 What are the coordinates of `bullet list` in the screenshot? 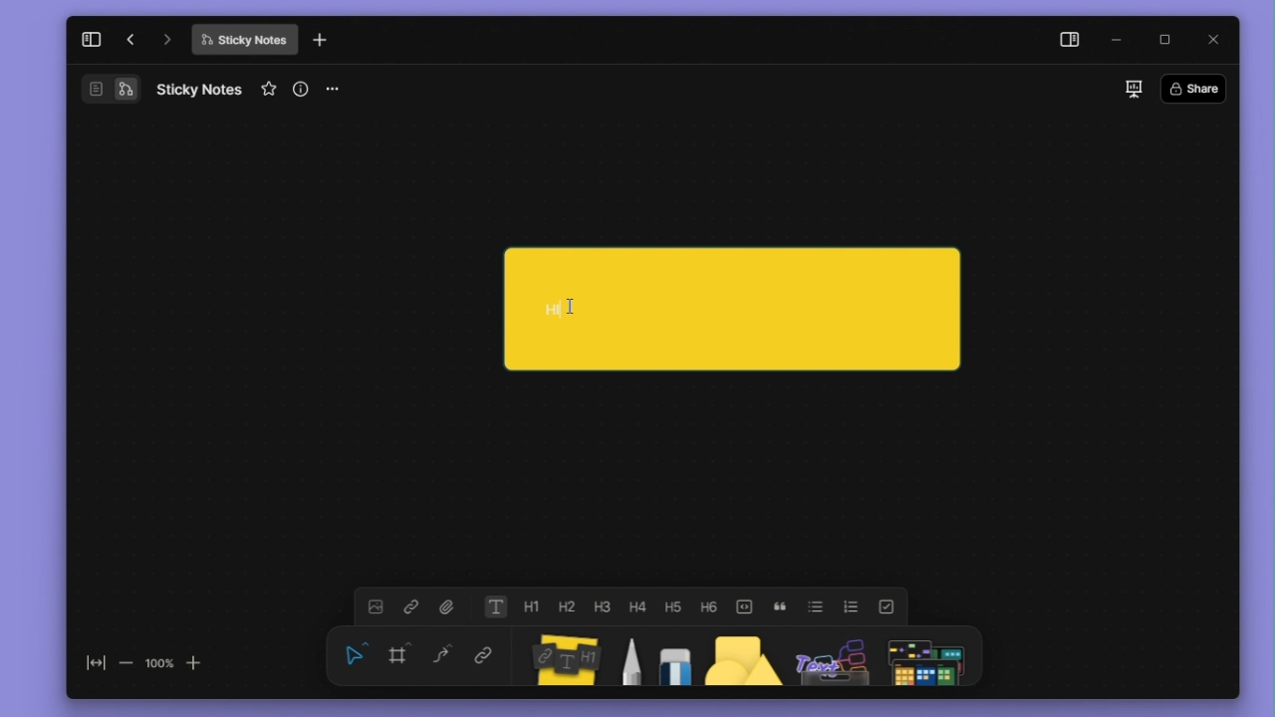 It's located at (819, 608).